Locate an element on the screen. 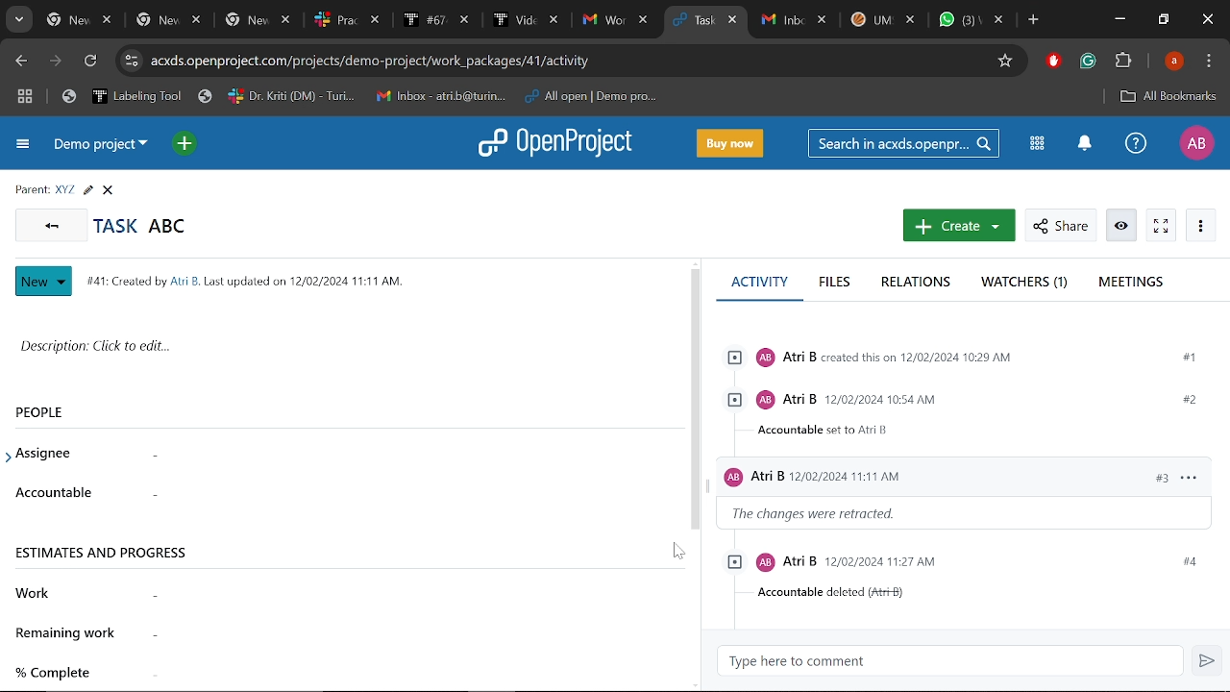 The image size is (1230, 692). Watchers is located at coordinates (1026, 284).